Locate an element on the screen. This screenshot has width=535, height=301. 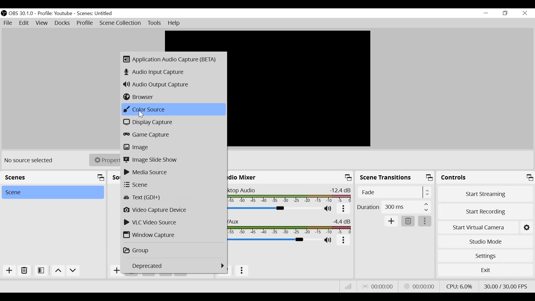
VLC Video Source is located at coordinates (173, 223).